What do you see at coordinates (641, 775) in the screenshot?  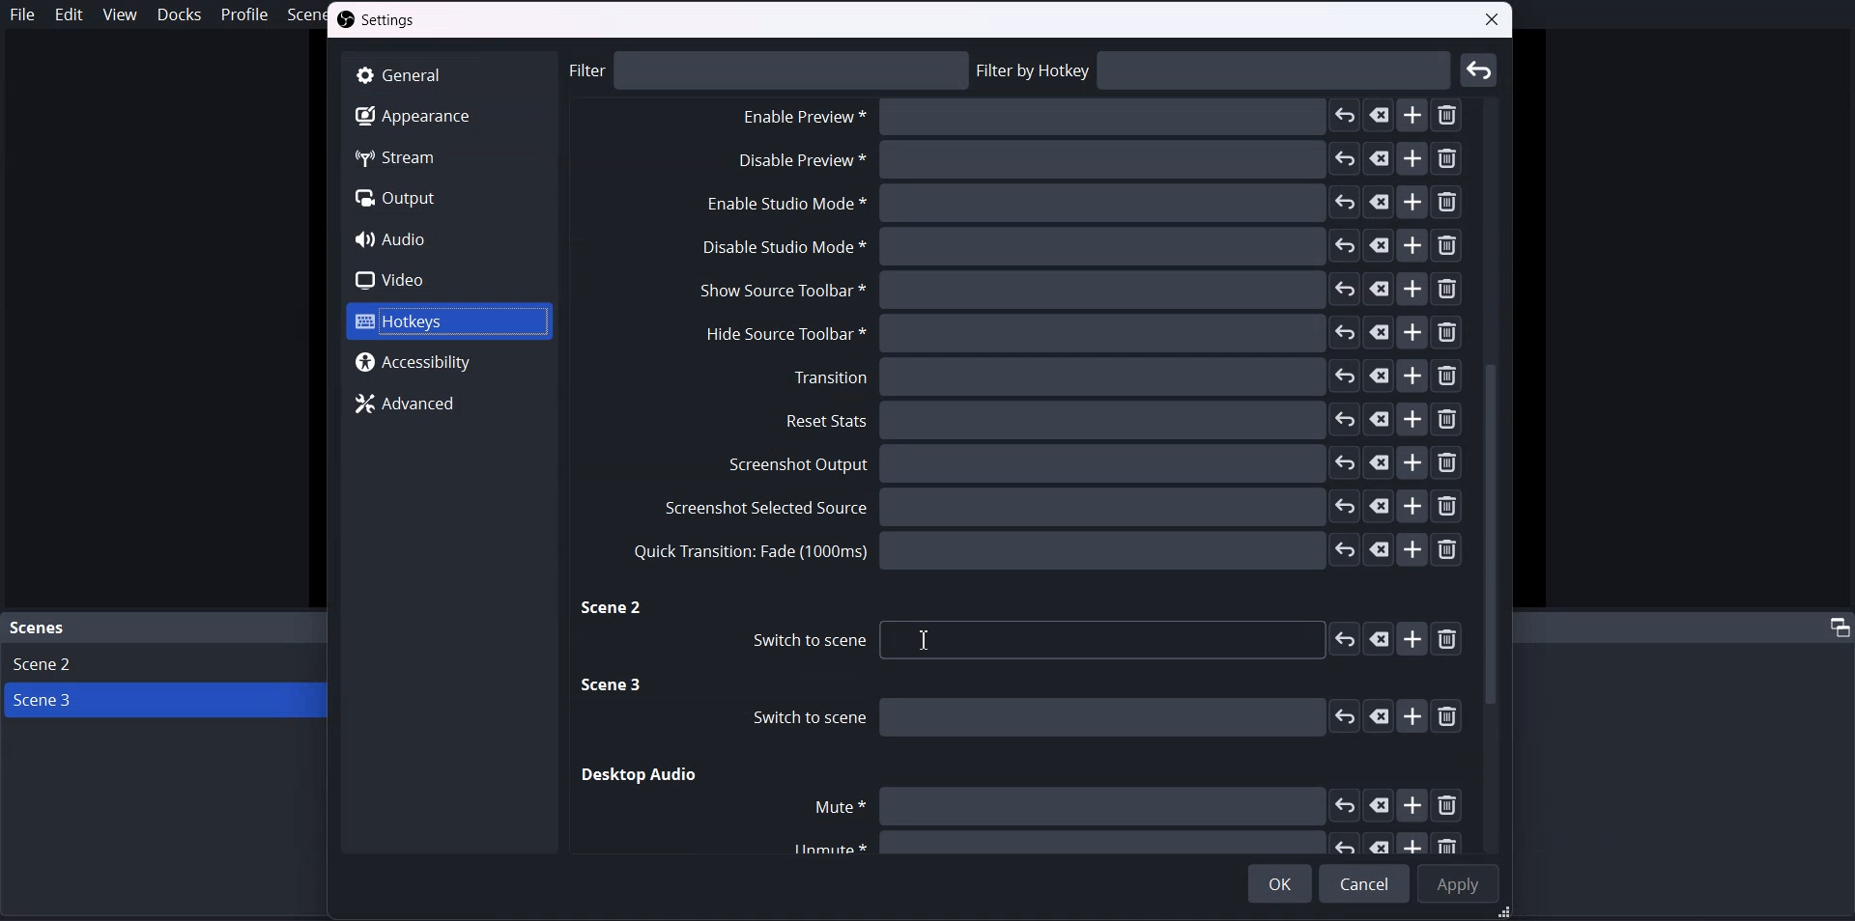 I see `Desktop audio` at bounding box center [641, 775].